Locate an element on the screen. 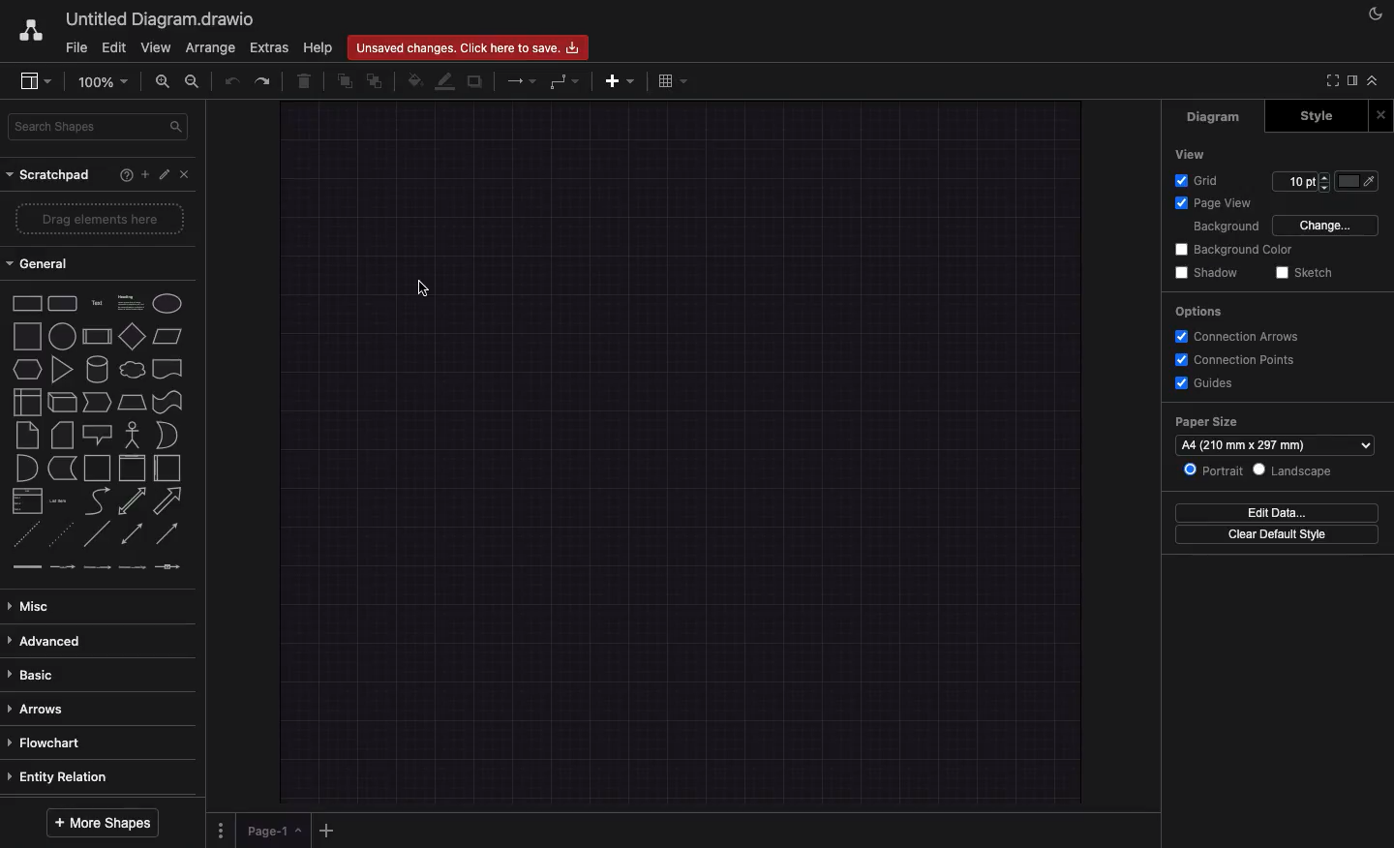 The height and width of the screenshot is (848, 1394). Connection arrows is located at coordinates (1236, 336).